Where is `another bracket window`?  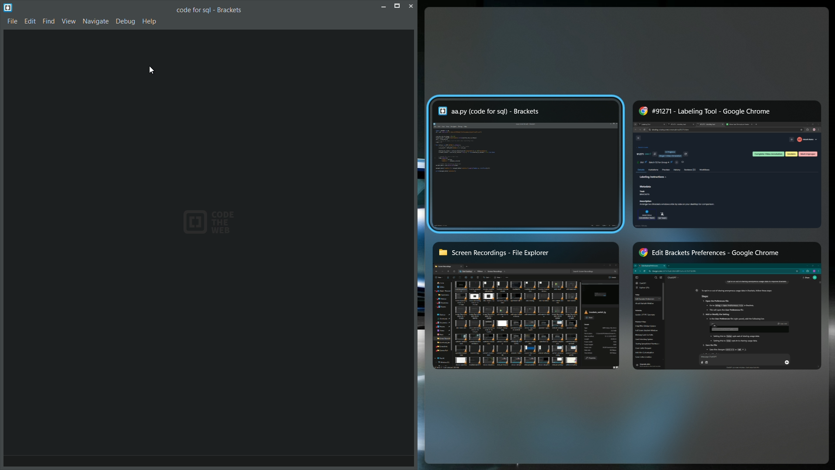
another bracket window is located at coordinates (524, 164).